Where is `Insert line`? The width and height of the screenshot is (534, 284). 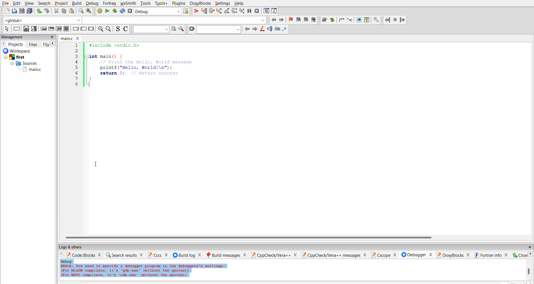
Insert line is located at coordinates (350, 20).